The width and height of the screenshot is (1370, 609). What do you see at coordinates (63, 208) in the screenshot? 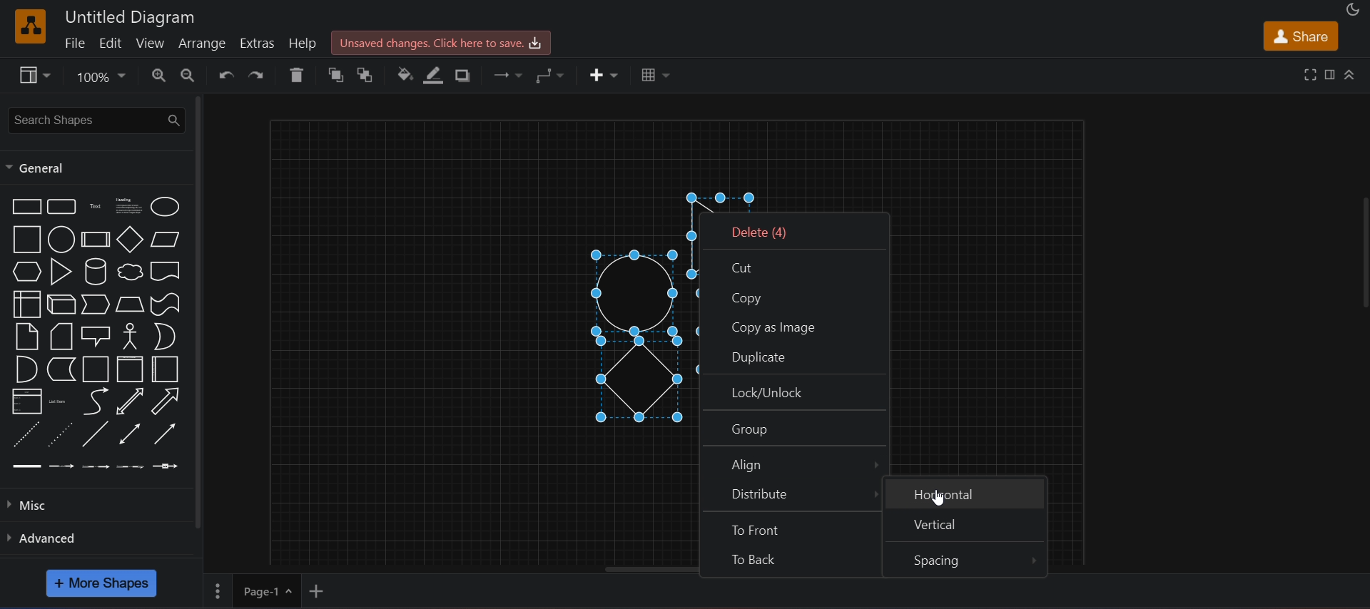
I see `rounded rectangle` at bounding box center [63, 208].